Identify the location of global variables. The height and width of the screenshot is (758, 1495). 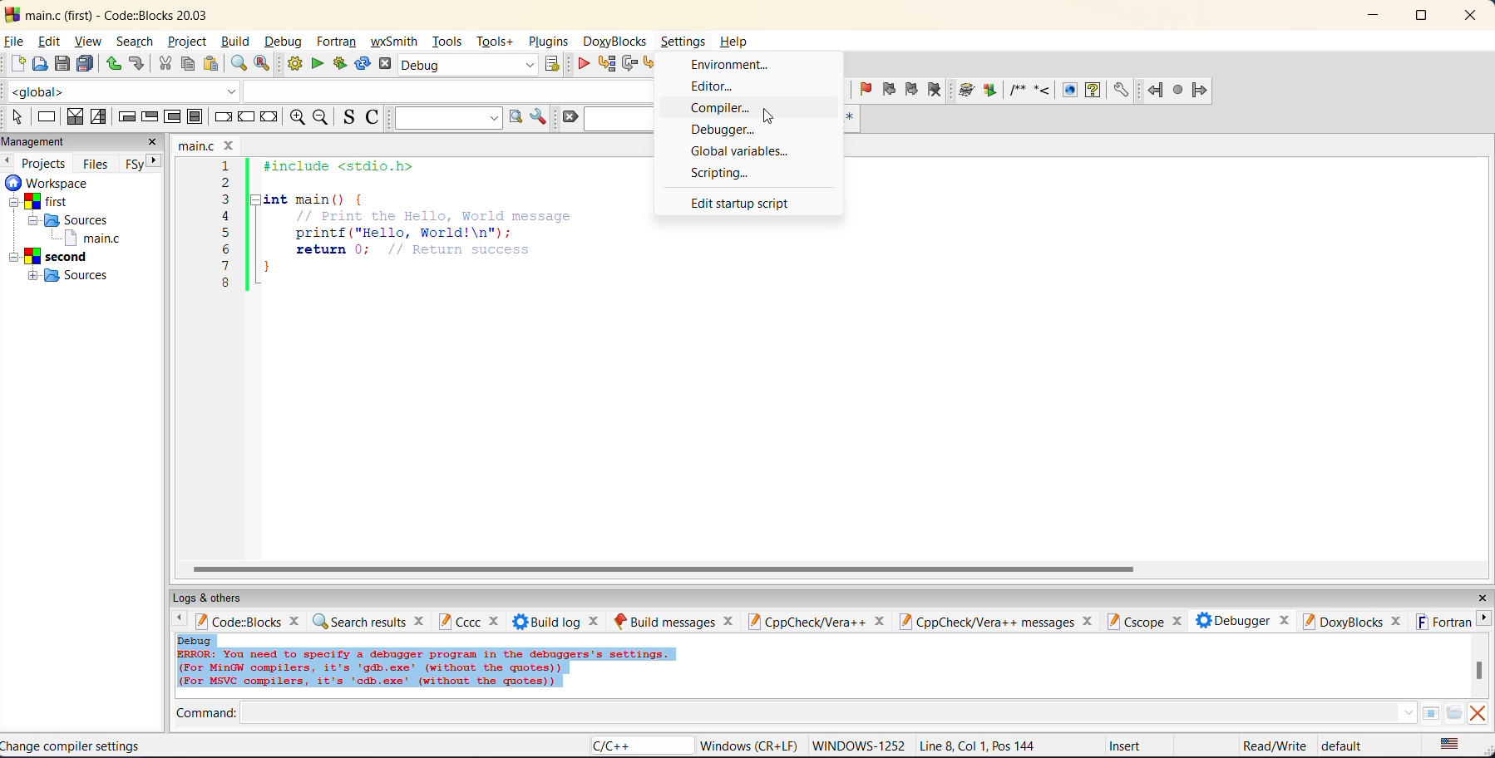
(739, 151).